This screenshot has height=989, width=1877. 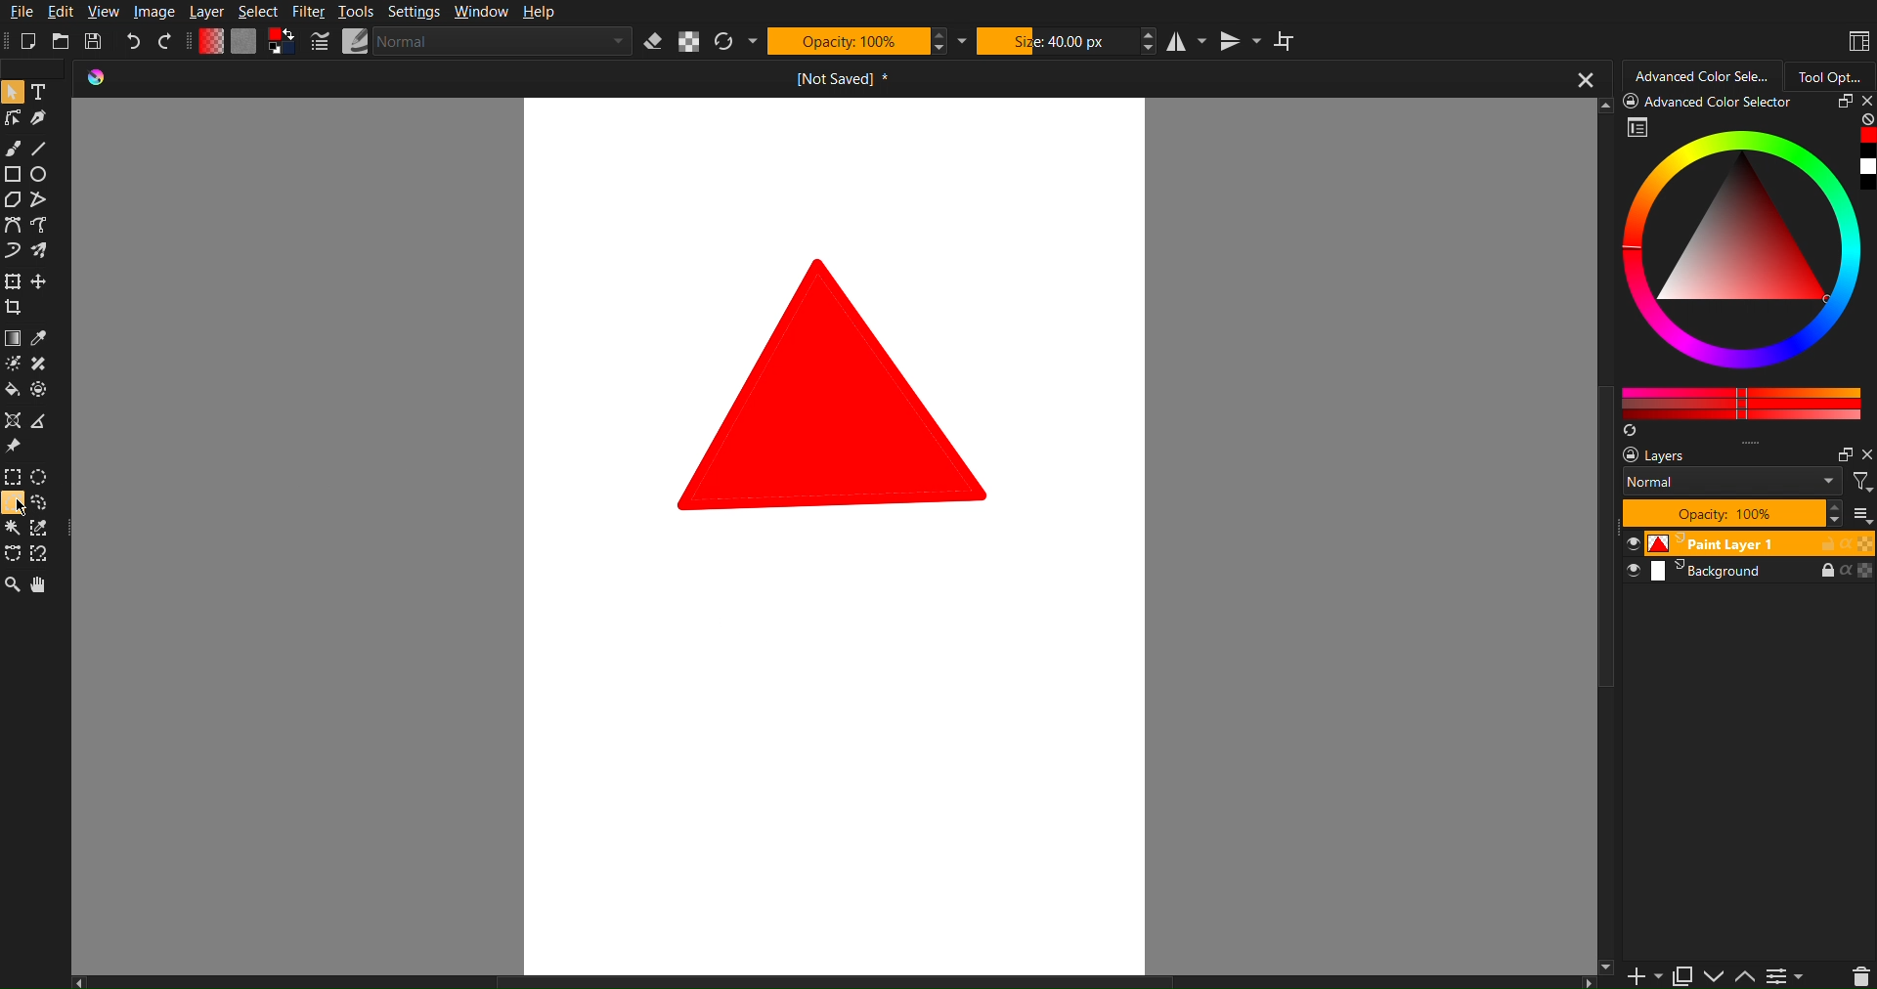 I want to click on Curve, so click(x=12, y=253).